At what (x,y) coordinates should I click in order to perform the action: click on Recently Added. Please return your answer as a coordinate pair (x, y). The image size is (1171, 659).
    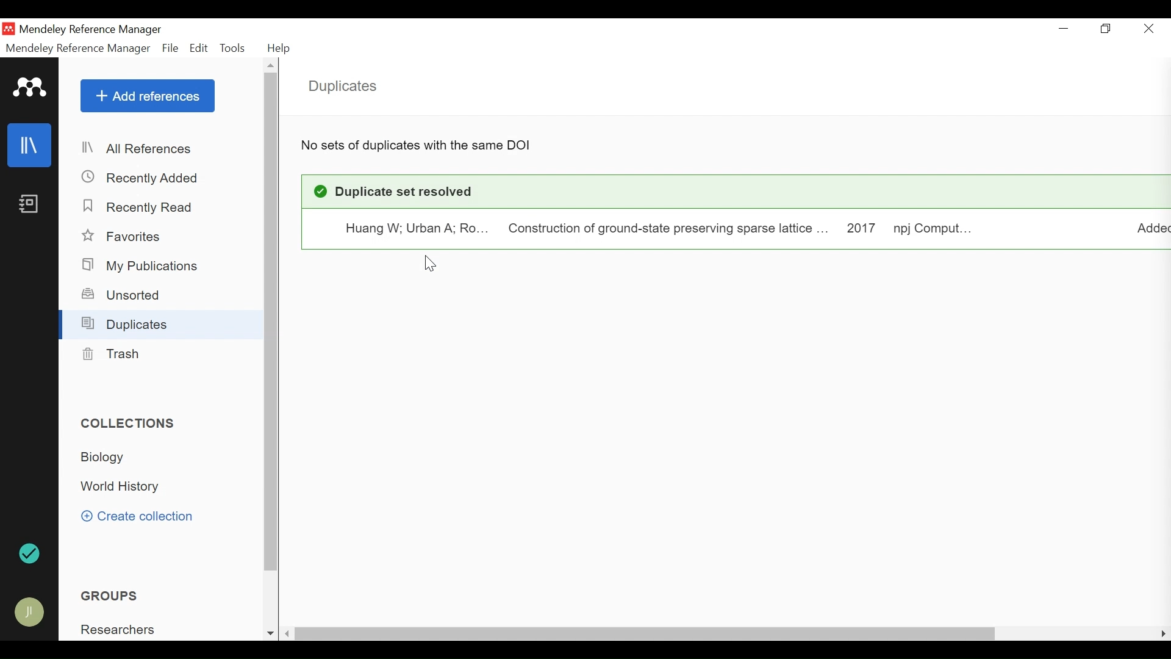
    Looking at the image, I should click on (144, 177).